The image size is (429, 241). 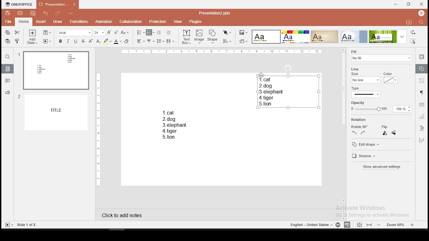 I want to click on highlight, so click(x=107, y=41).